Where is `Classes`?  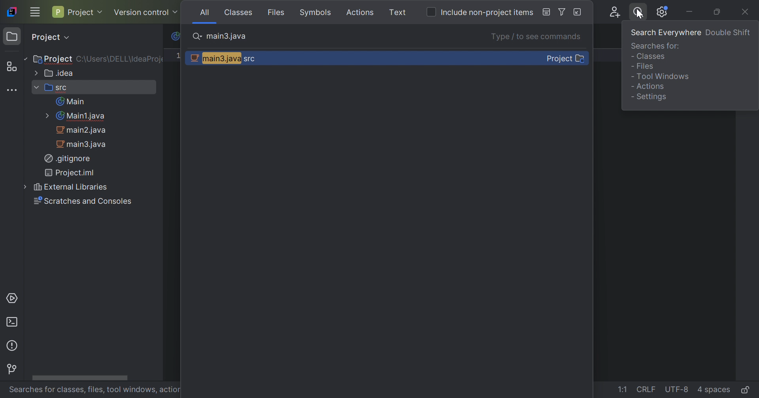
Classes is located at coordinates (240, 13).